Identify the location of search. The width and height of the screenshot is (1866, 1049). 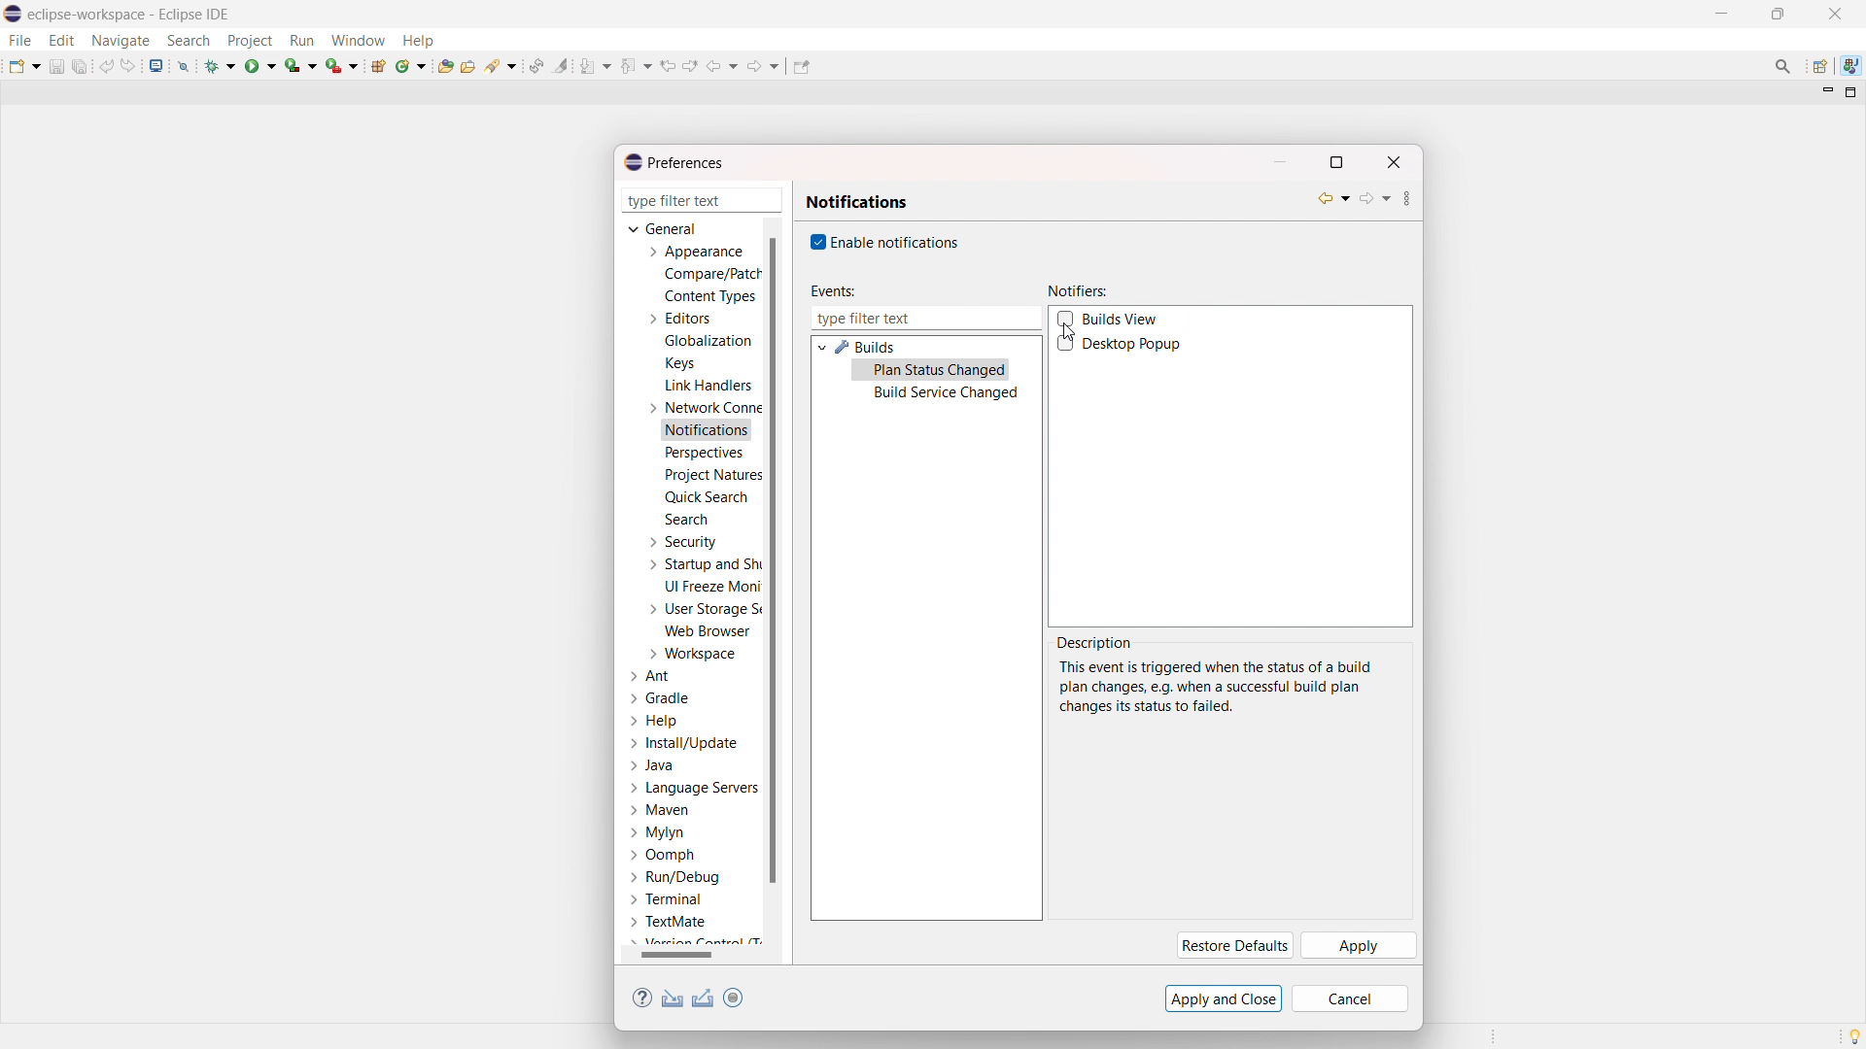
(189, 41).